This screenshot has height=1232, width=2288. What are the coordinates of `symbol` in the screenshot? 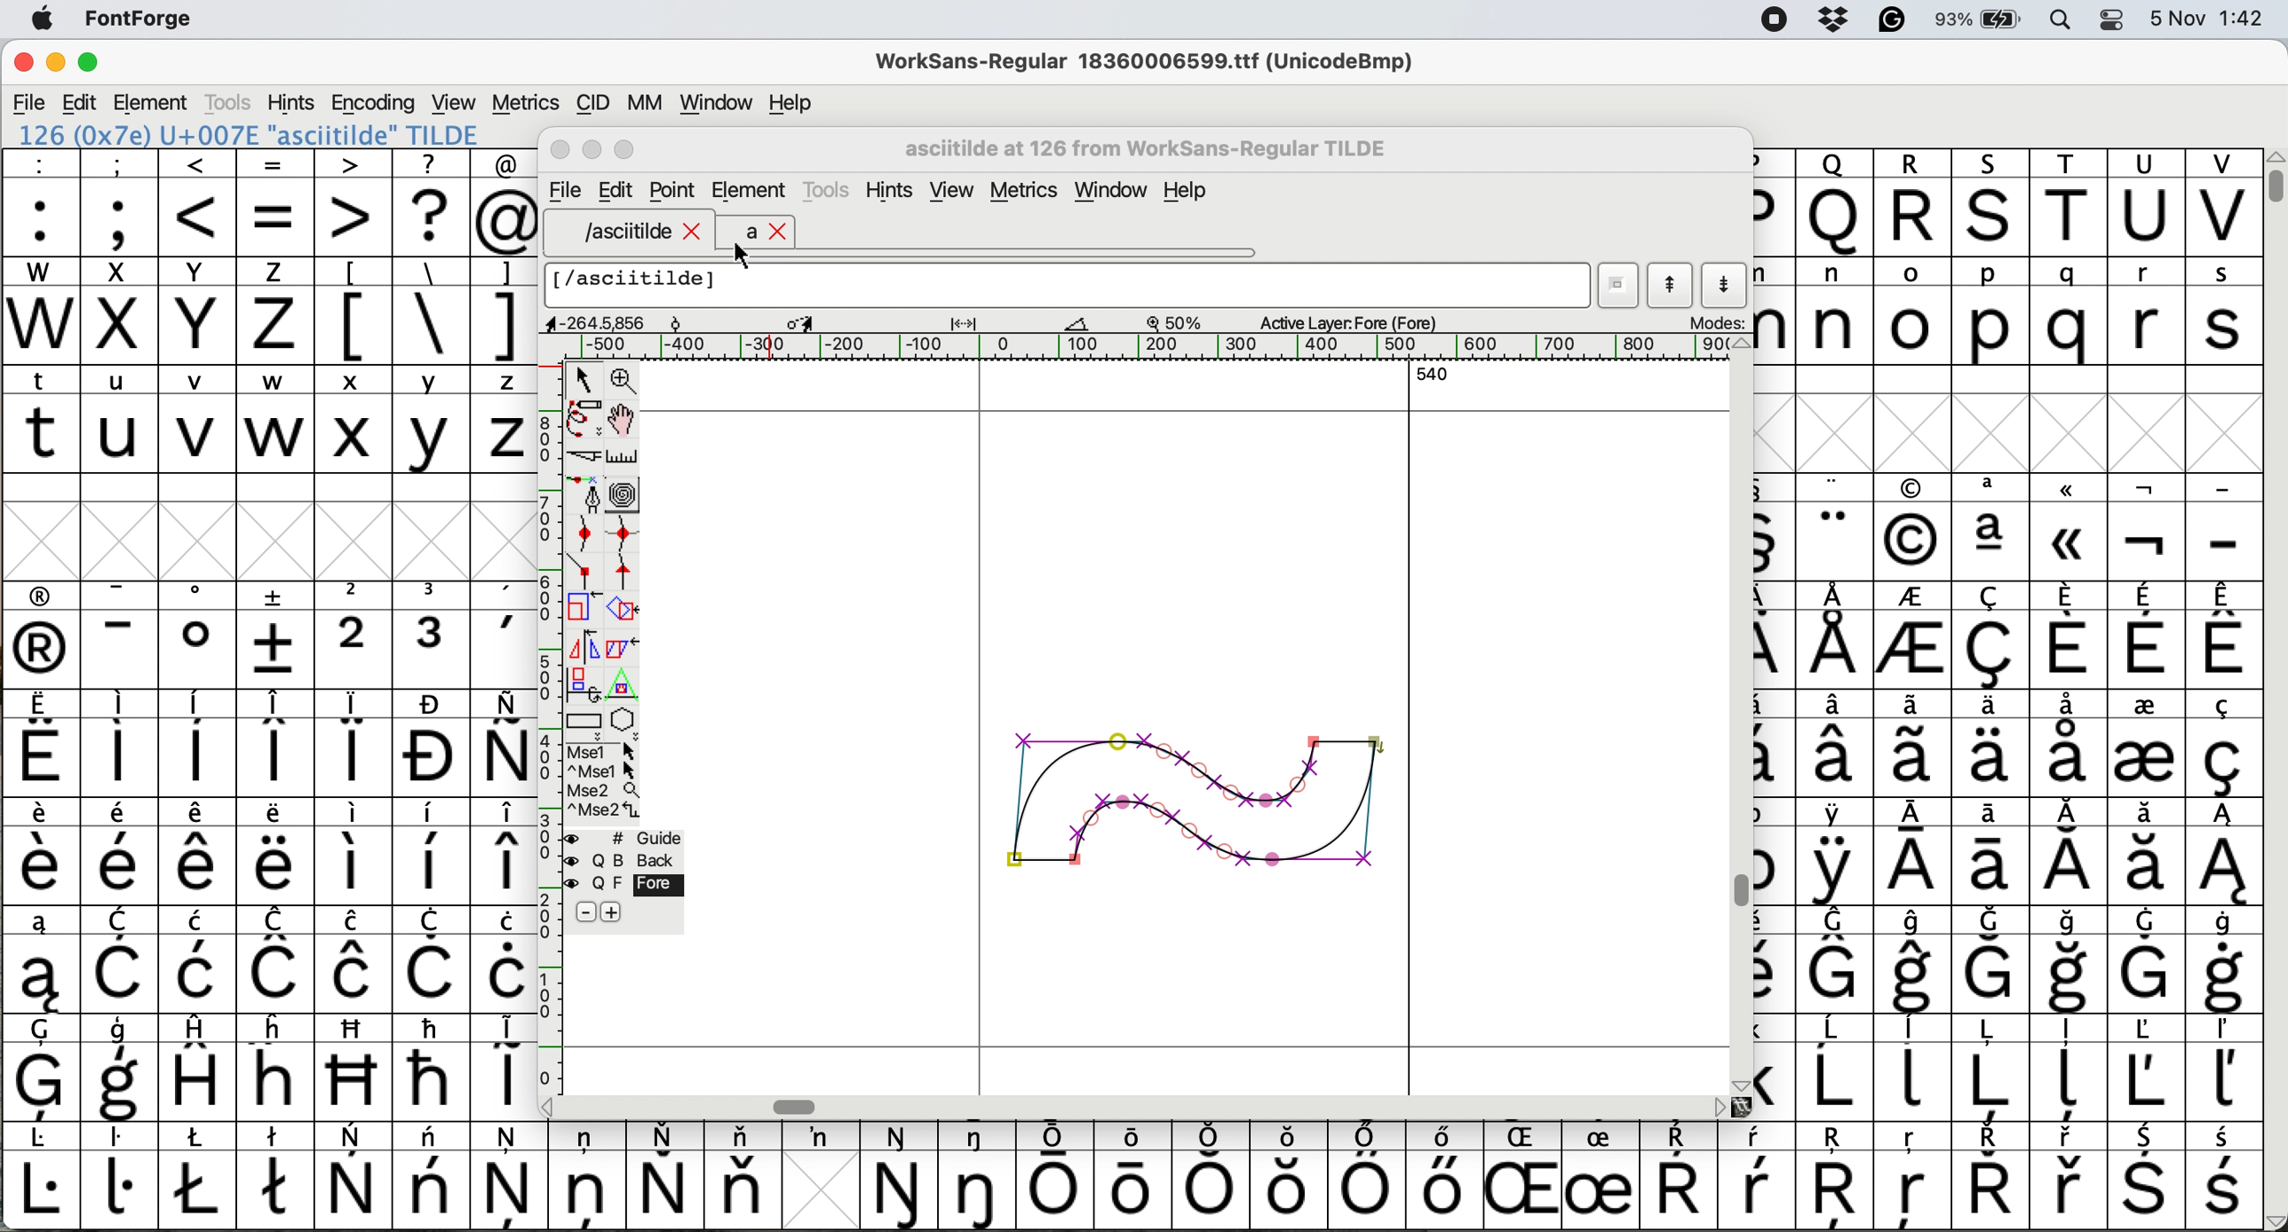 It's located at (203, 1066).